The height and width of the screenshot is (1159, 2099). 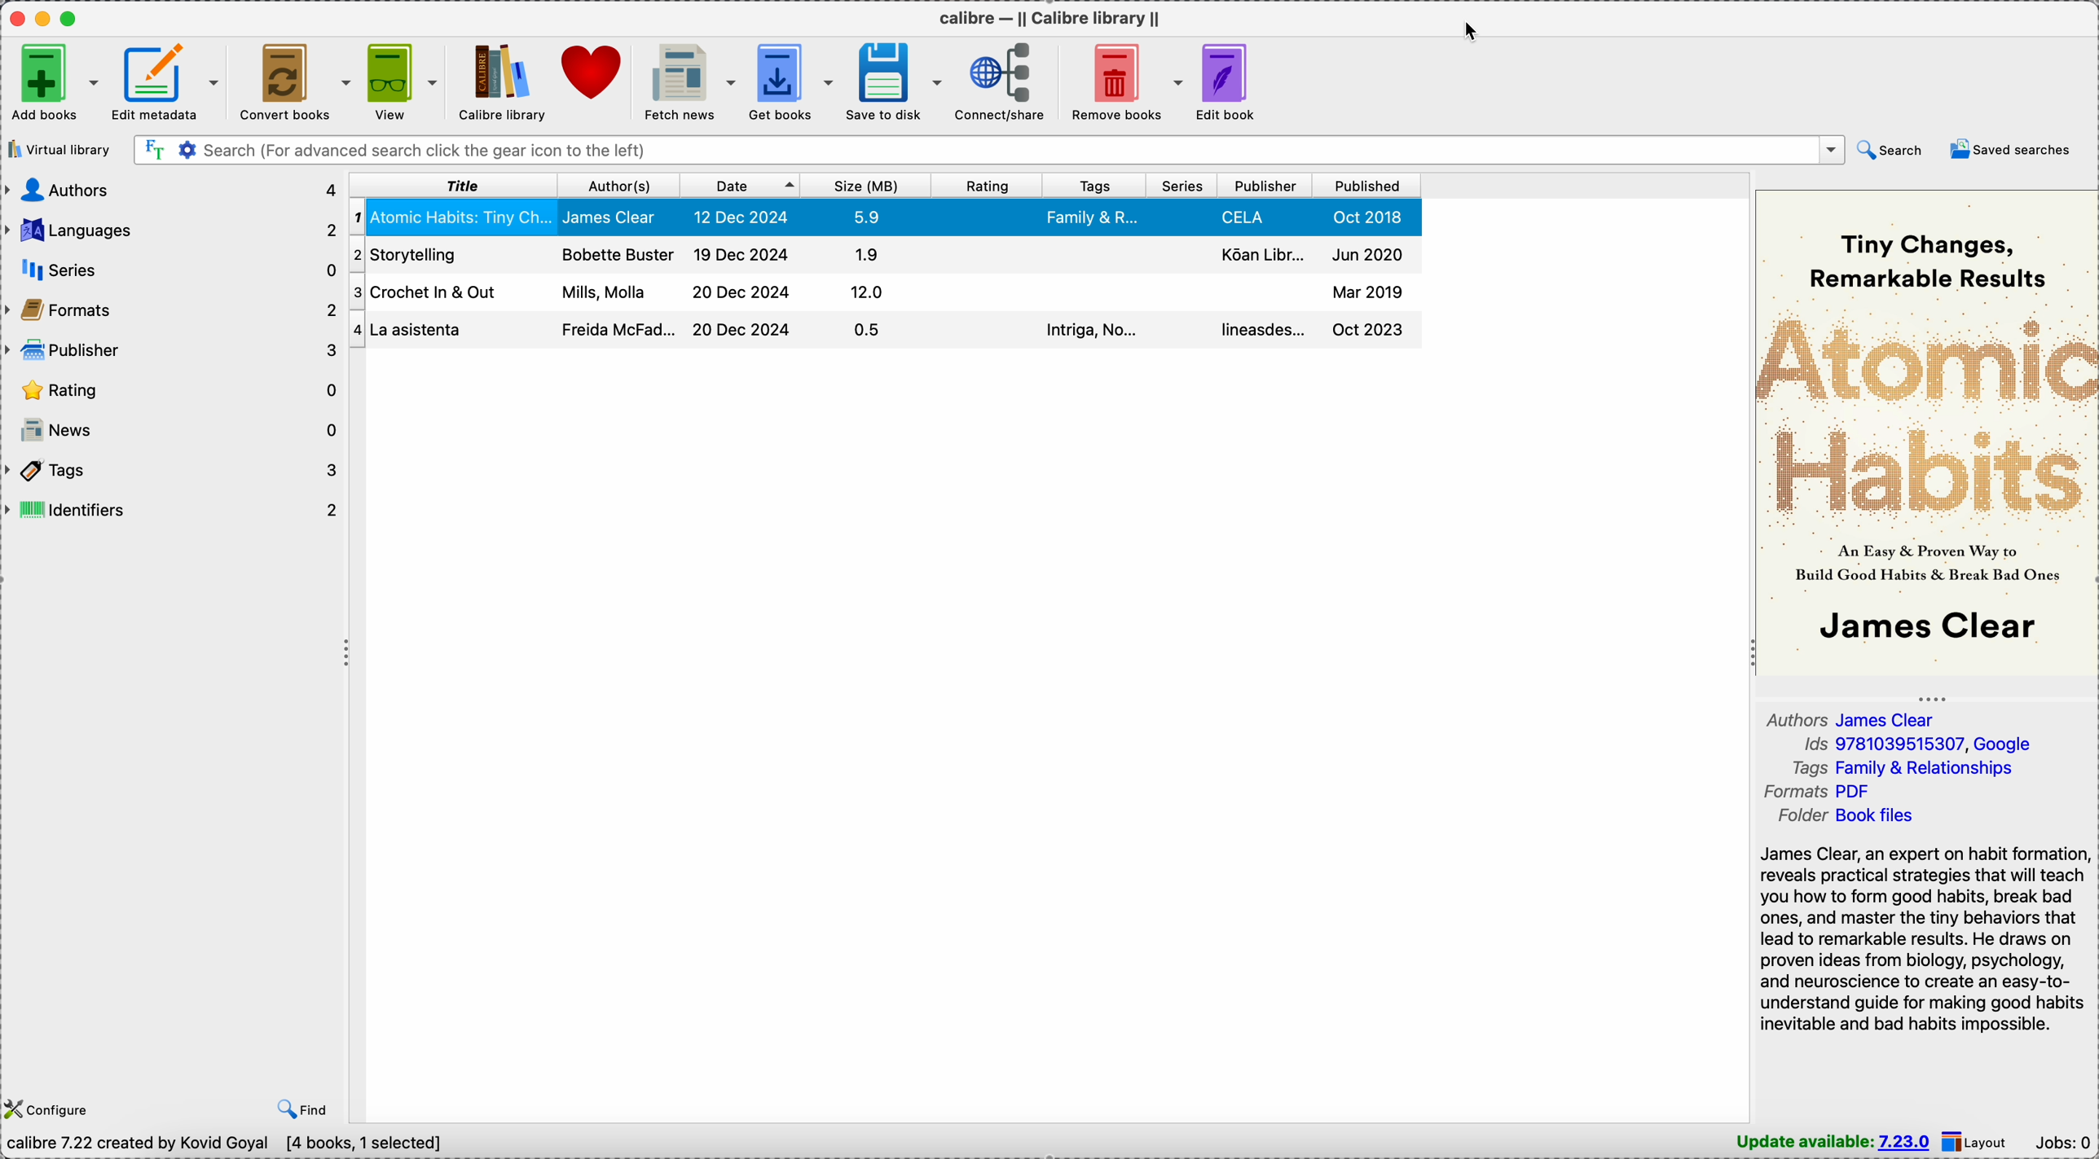 What do you see at coordinates (869, 186) in the screenshot?
I see `size` at bounding box center [869, 186].